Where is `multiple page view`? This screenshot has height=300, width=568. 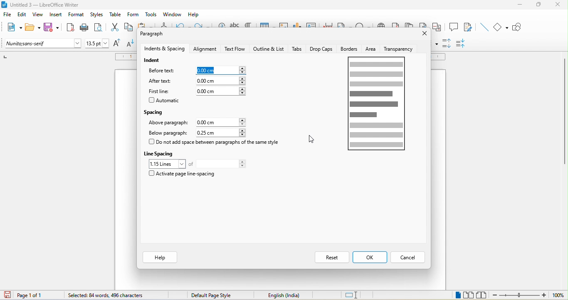
multiple page view is located at coordinates (469, 295).